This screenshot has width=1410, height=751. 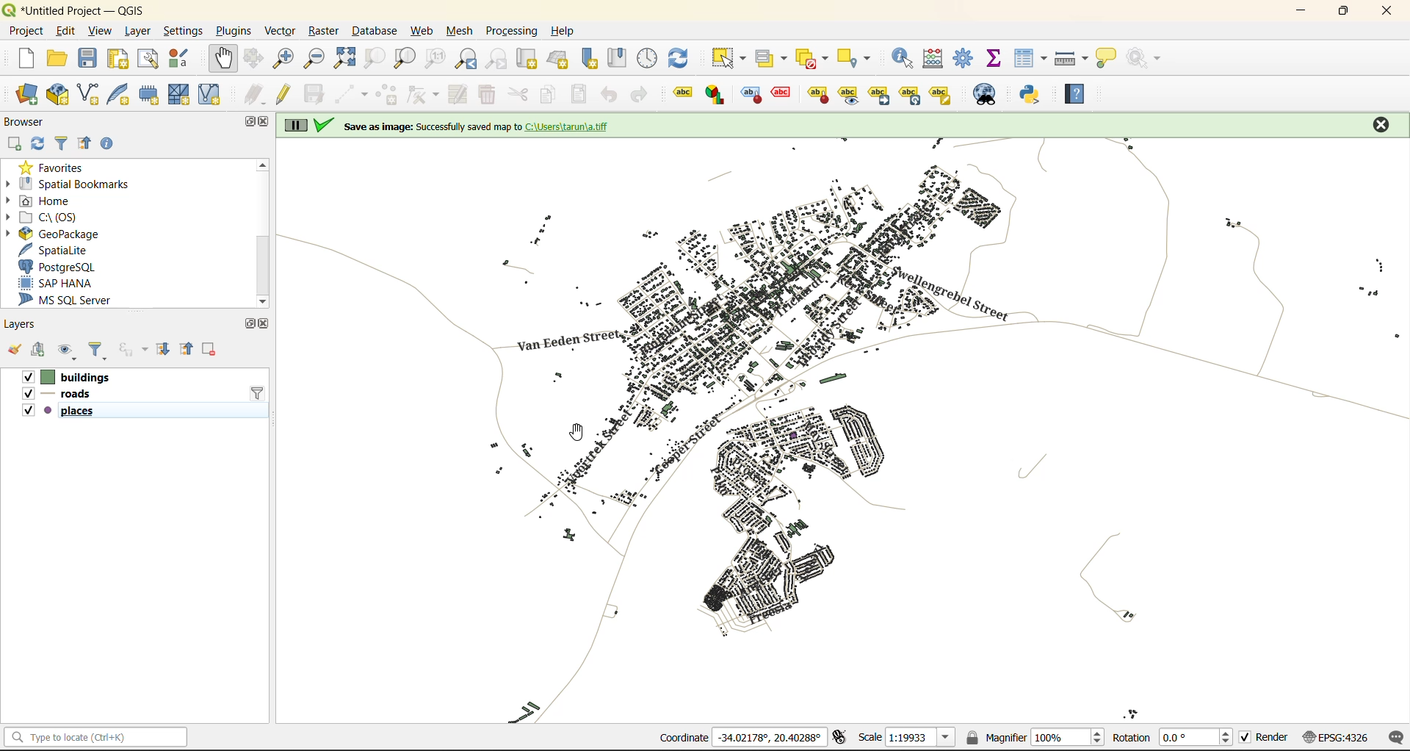 I want to click on spatialite, so click(x=57, y=249).